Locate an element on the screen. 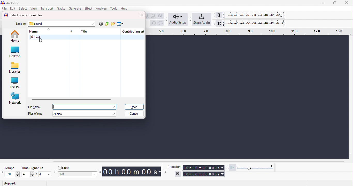 This screenshot has height=186, width=353. select time signature is located at coordinates (36, 174).